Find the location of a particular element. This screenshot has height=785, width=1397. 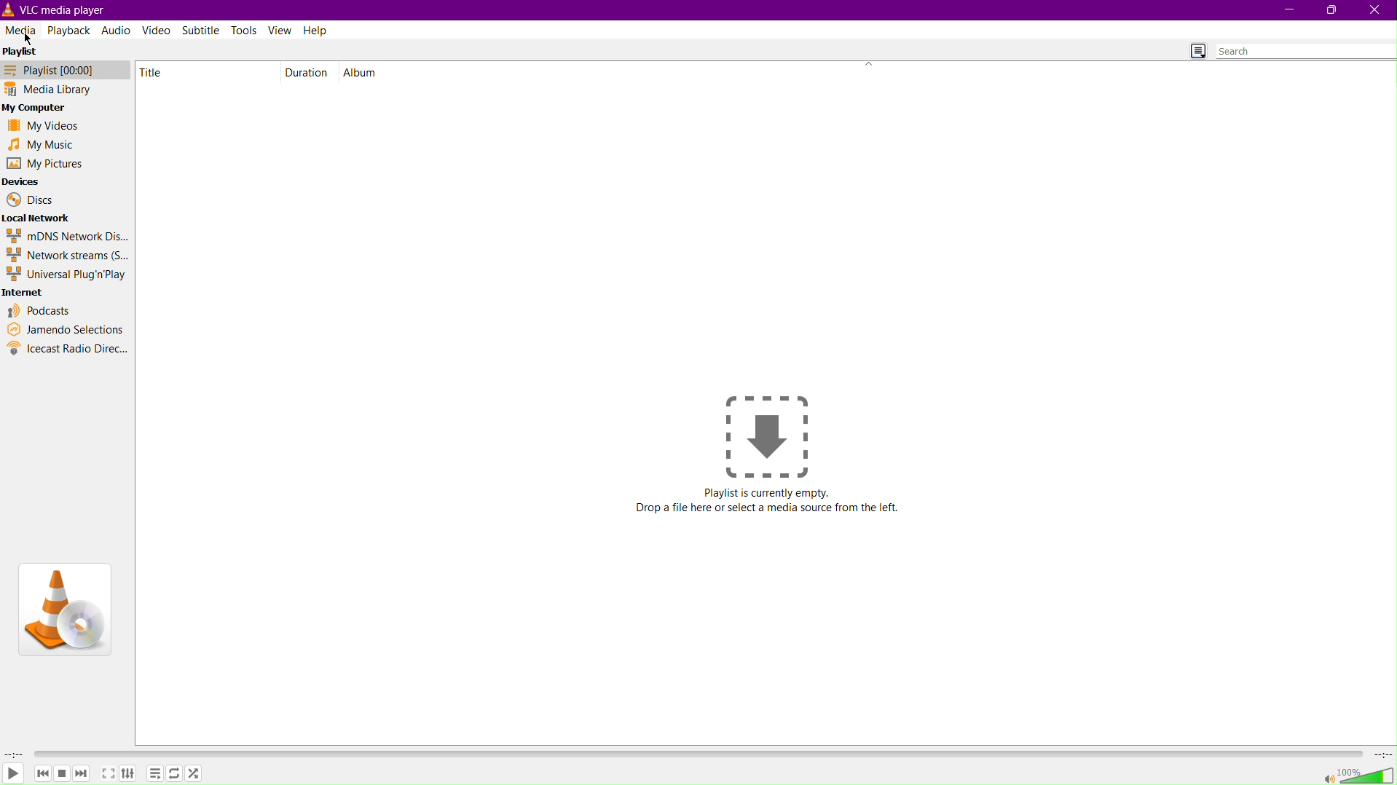

Subtitle is located at coordinates (205, 31).